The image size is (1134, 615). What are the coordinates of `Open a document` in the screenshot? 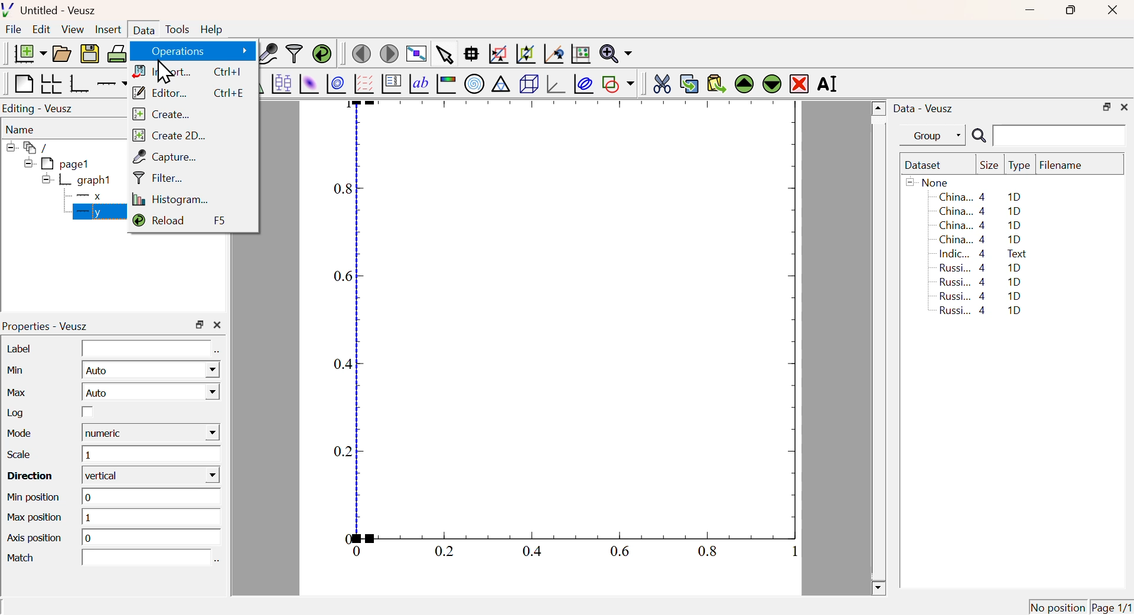 It's located at (61, 54).